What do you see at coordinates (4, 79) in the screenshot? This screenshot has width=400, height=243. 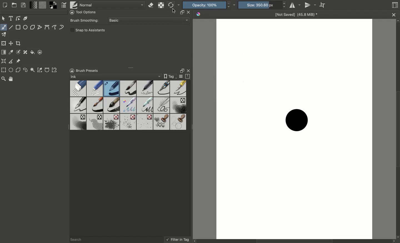 I see `Zoom` at bounding box center [4, 79].